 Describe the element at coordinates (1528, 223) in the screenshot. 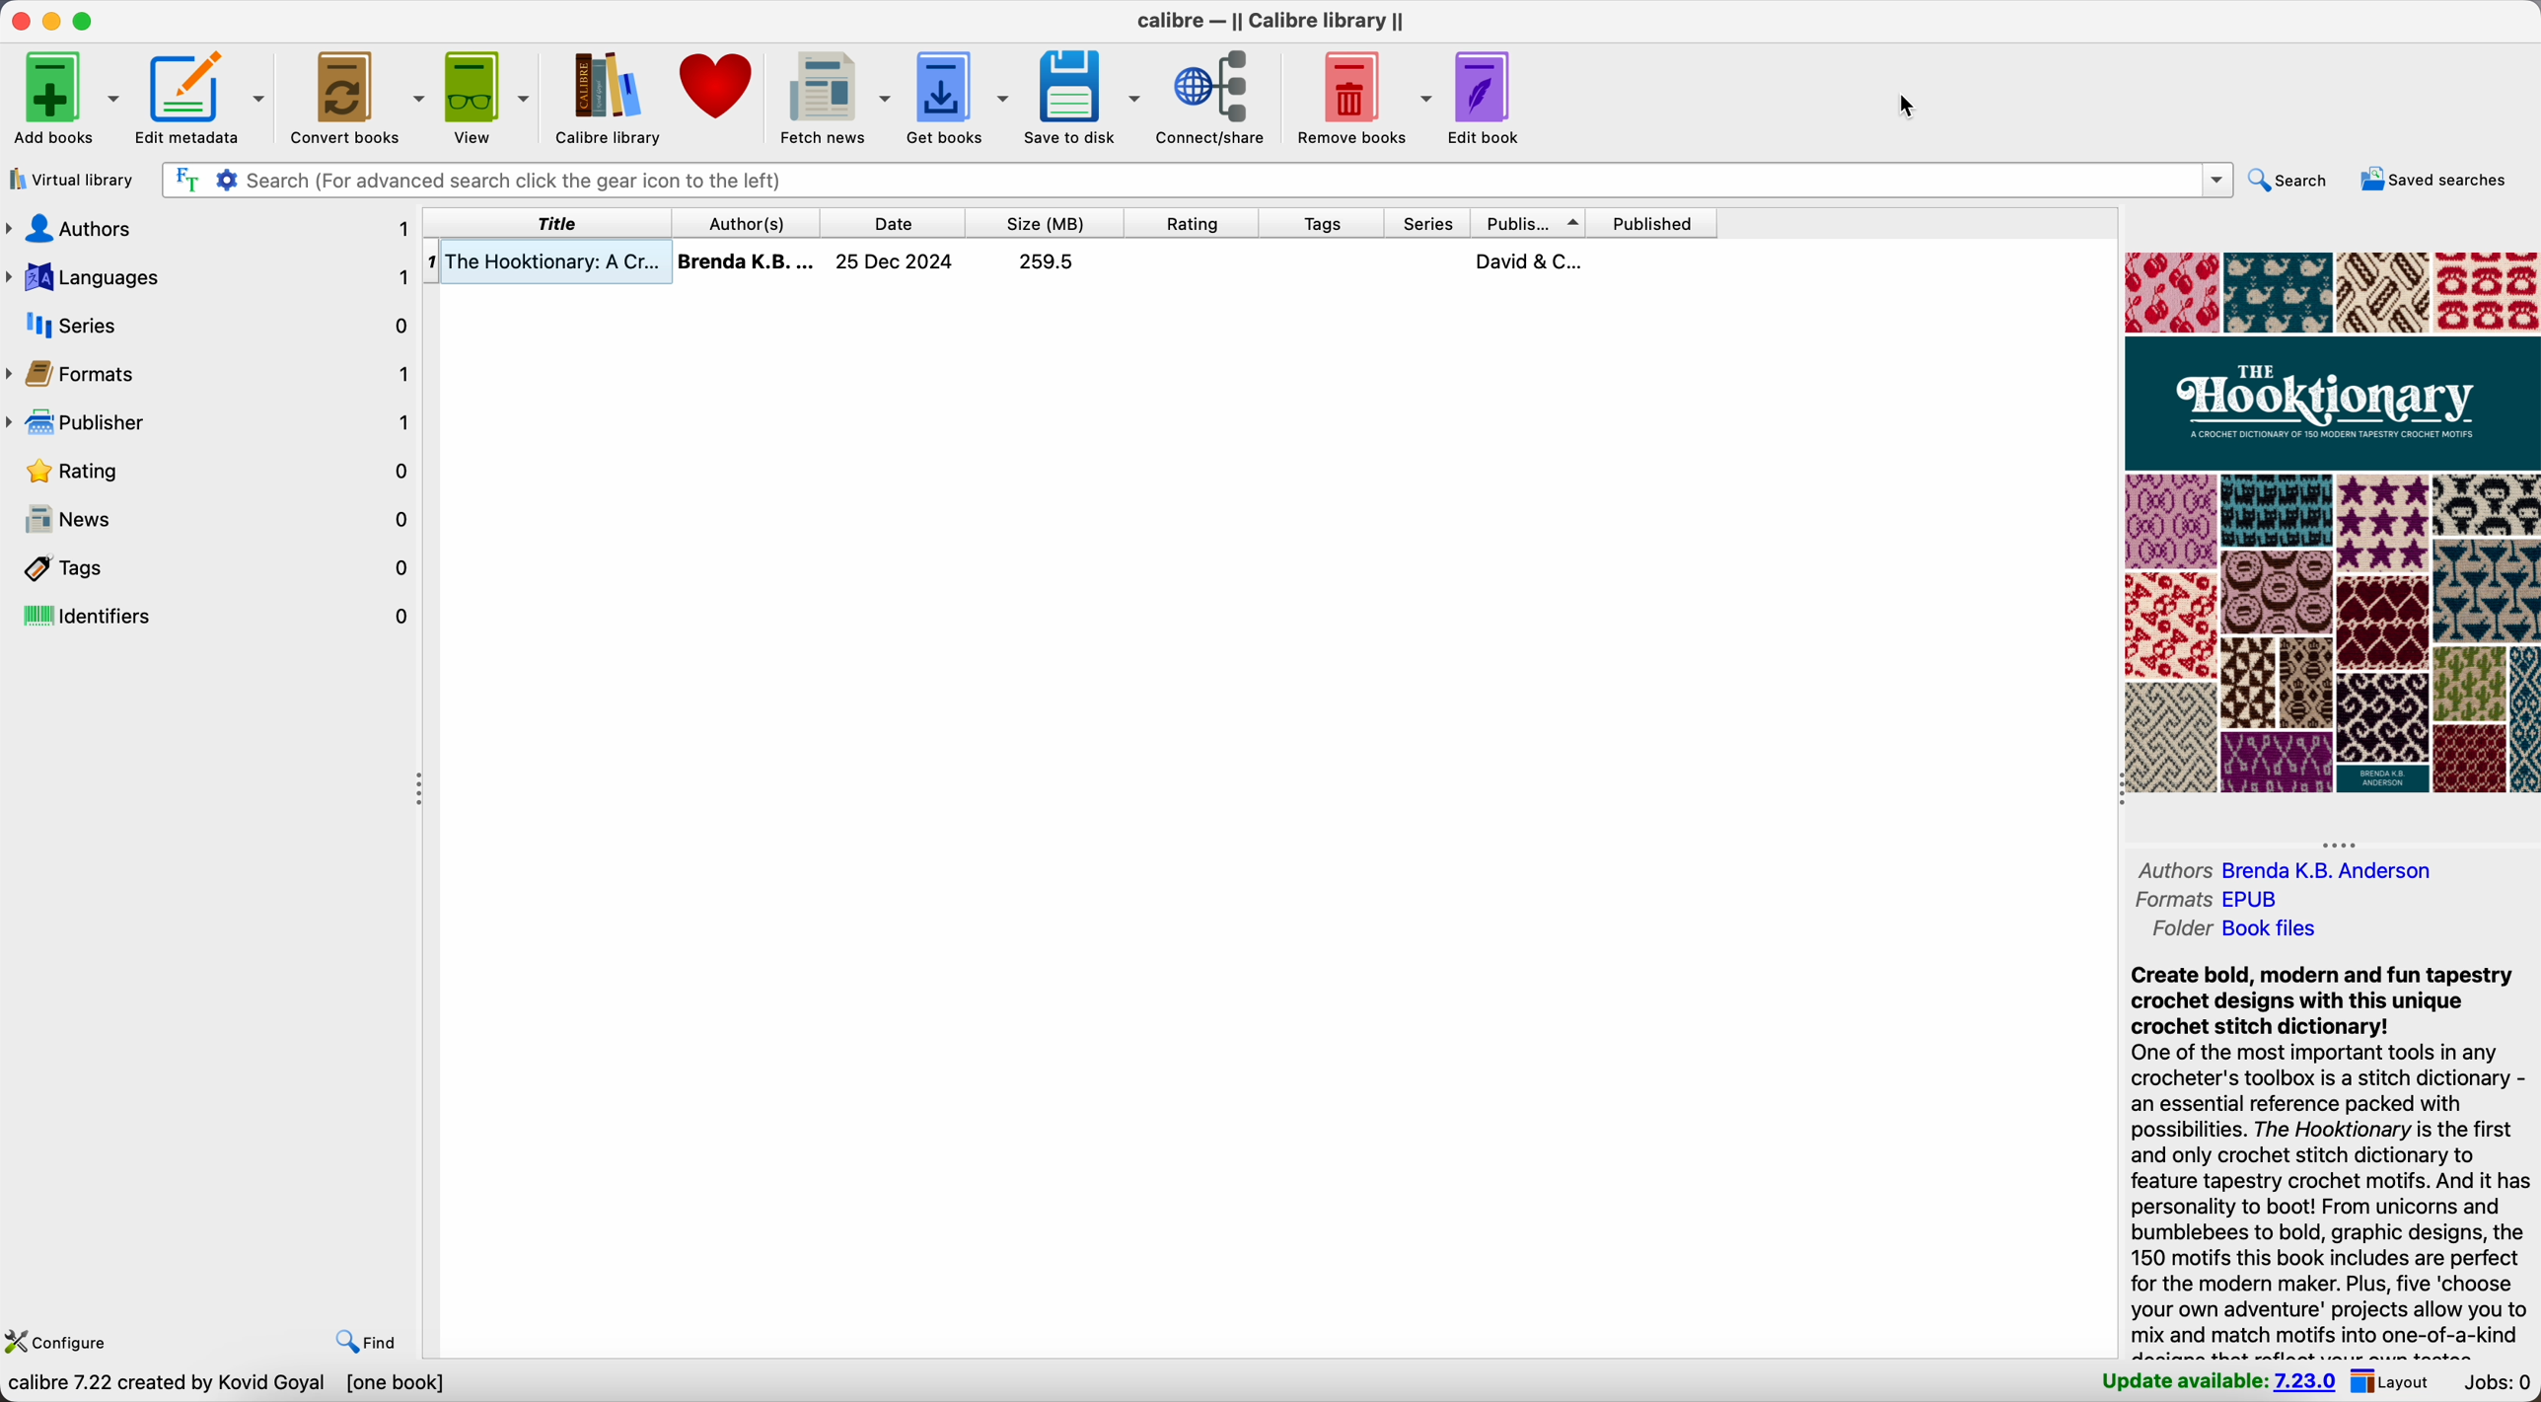

I see `publisher` at that location.